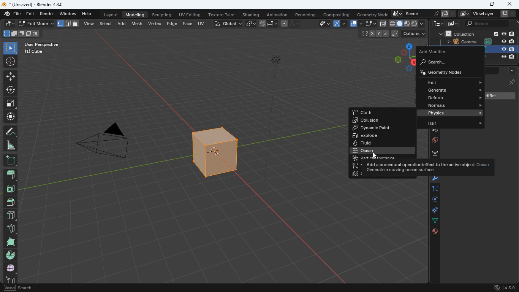  What do you see at coordinates (431, 179) in the screenshot?
I see `tools` at bounding box center [431, 179].